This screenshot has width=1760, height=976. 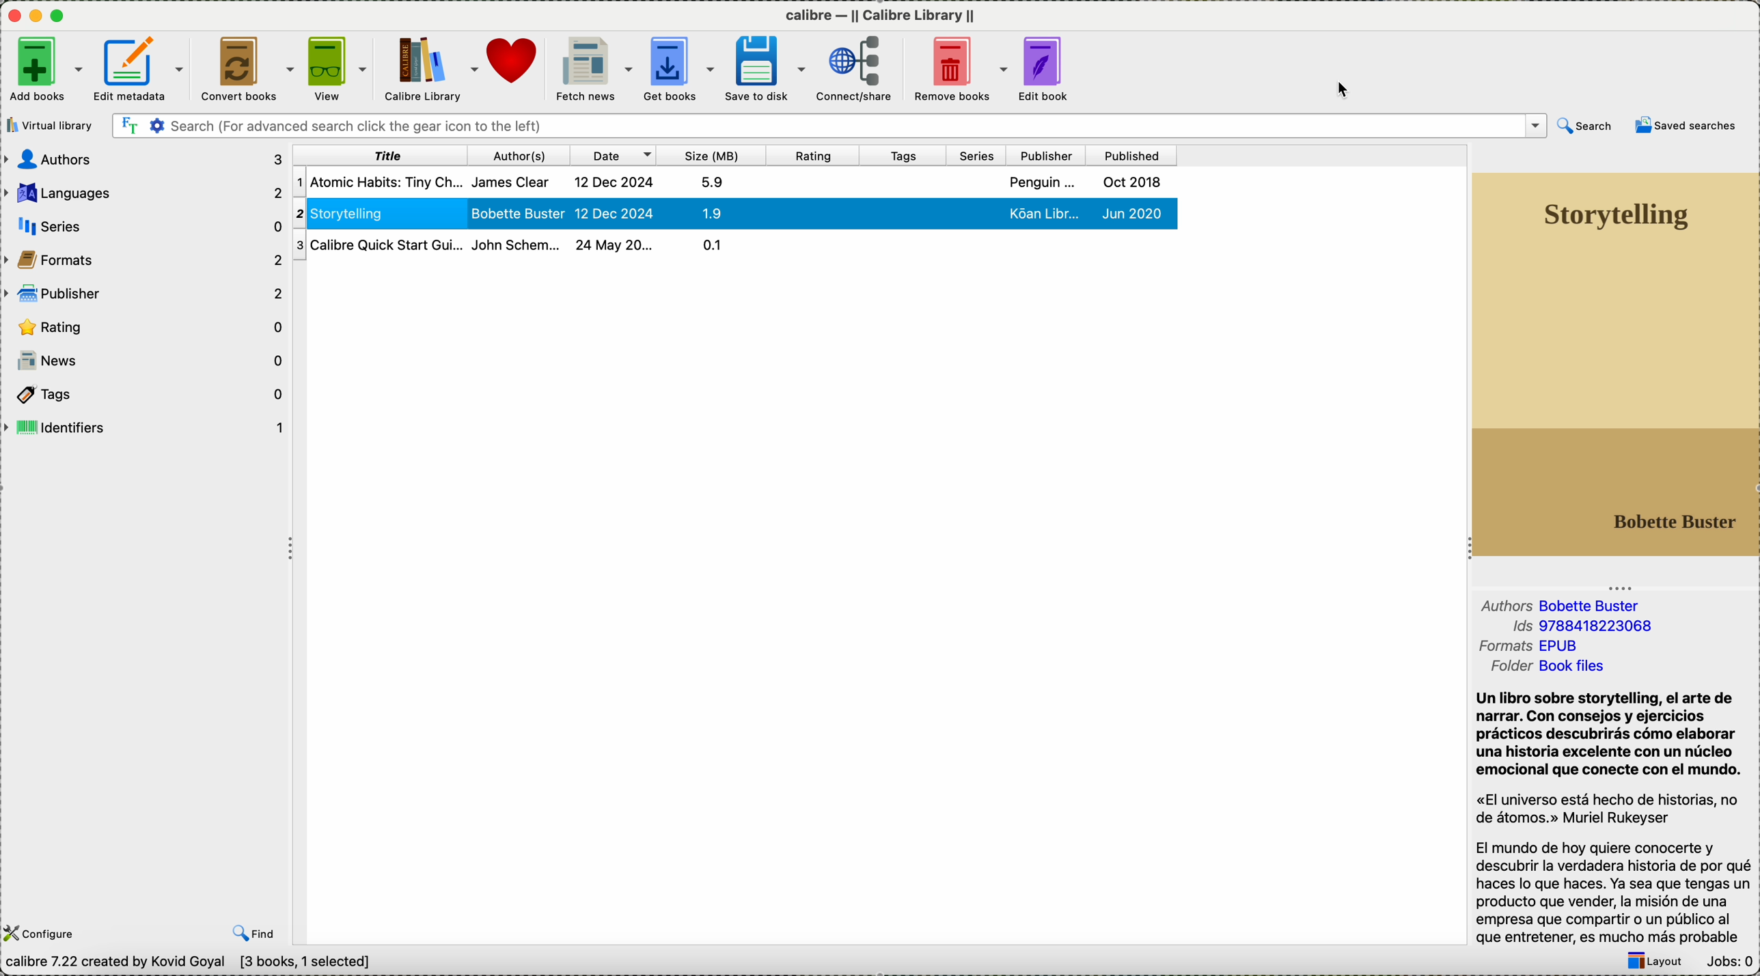 I want to click on synopsis, so click(x=1616, y=802).